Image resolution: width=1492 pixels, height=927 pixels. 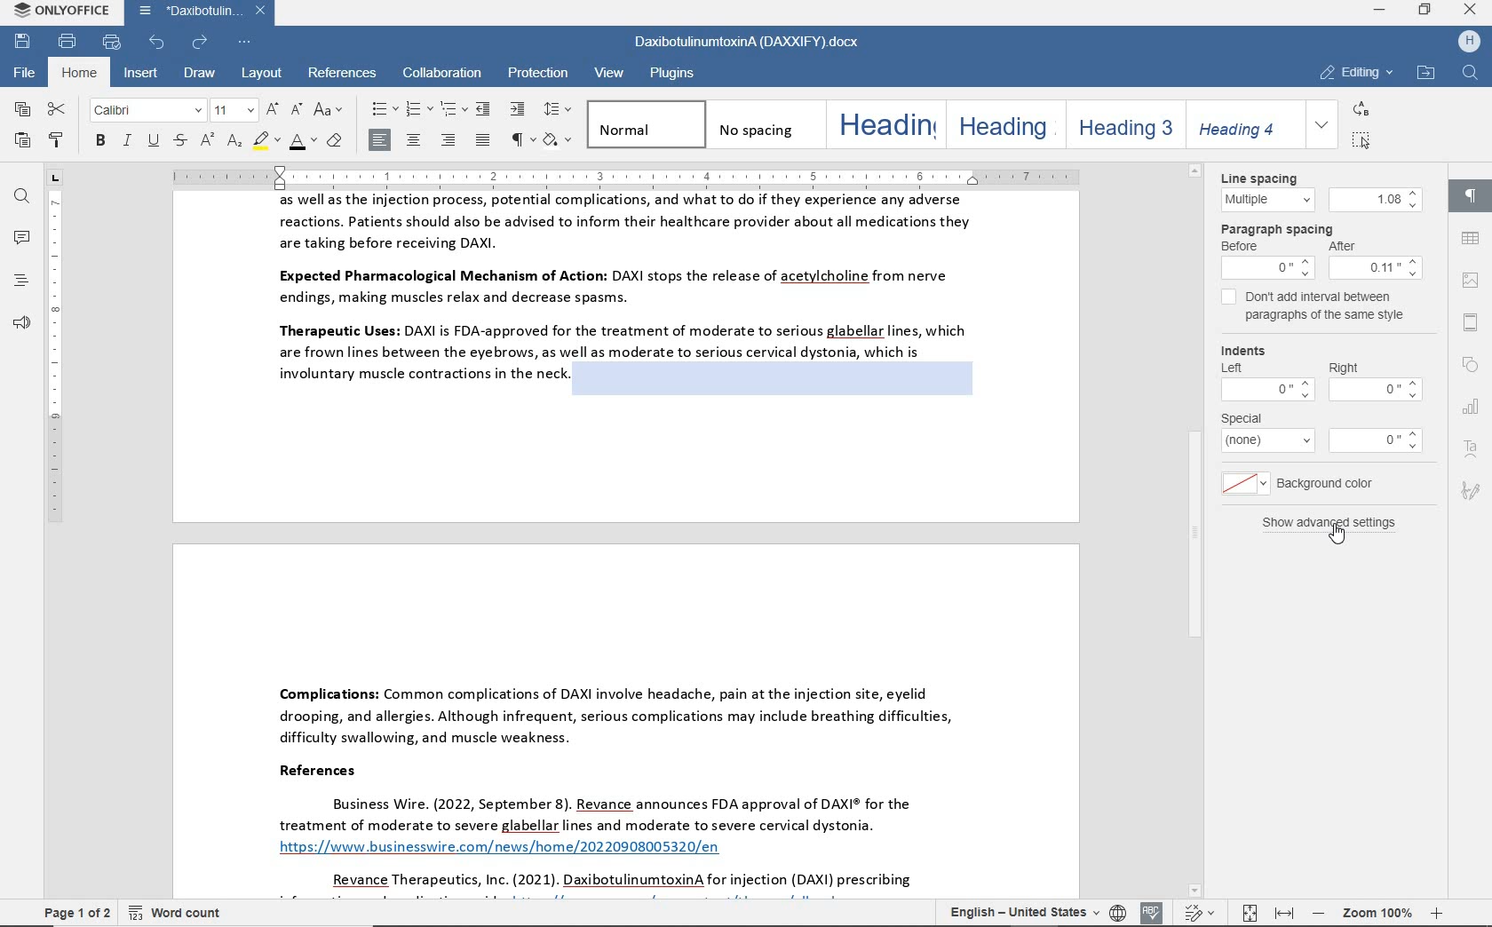 What do you see at coordinates (1356, 73) in the screenshot?
I see `editing` at bounding box center [1356, 73].